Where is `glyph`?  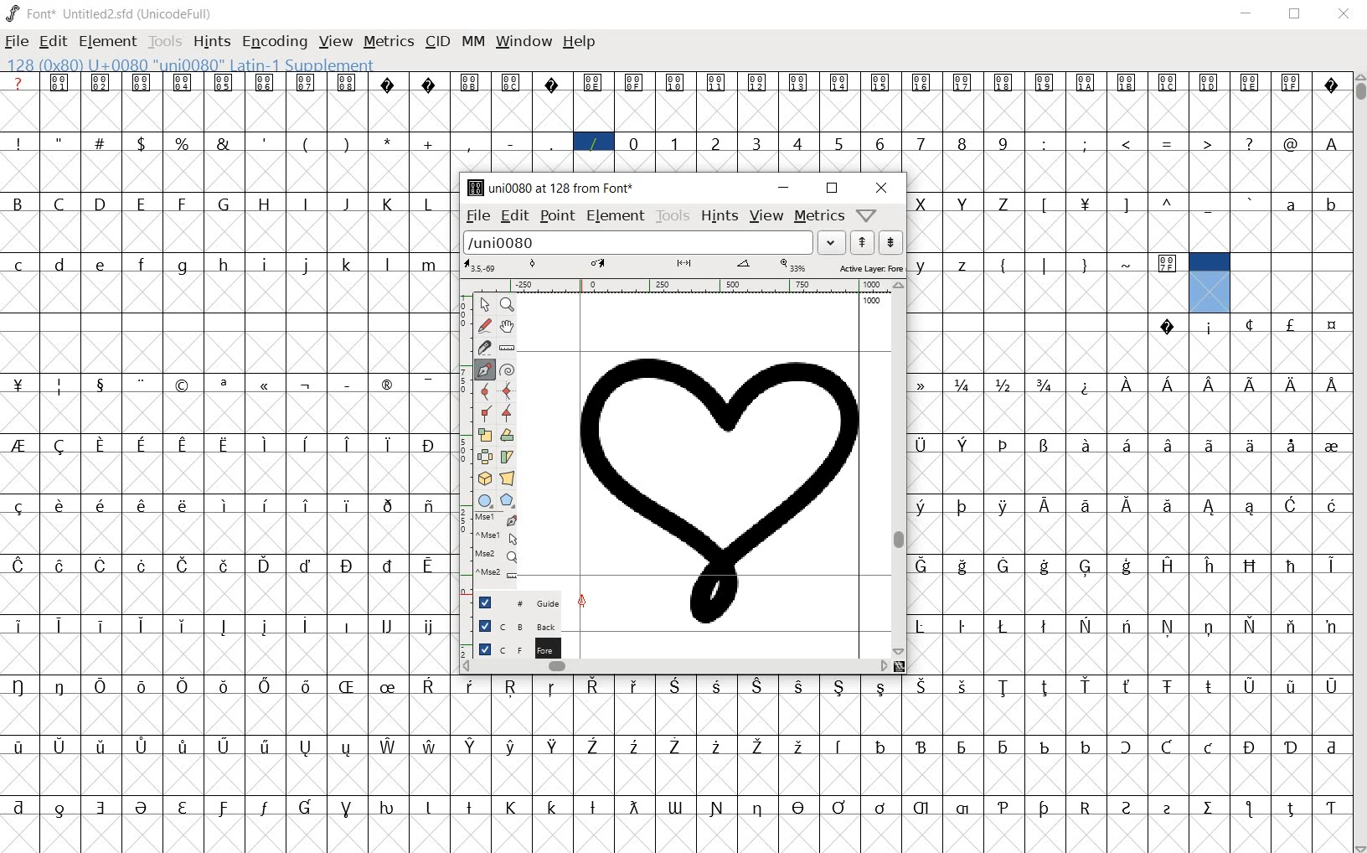 glyph is located at coordinates (797, 142).